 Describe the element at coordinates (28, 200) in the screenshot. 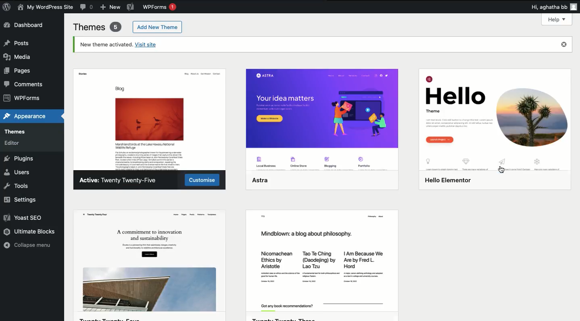

I see `Settings` at that location.